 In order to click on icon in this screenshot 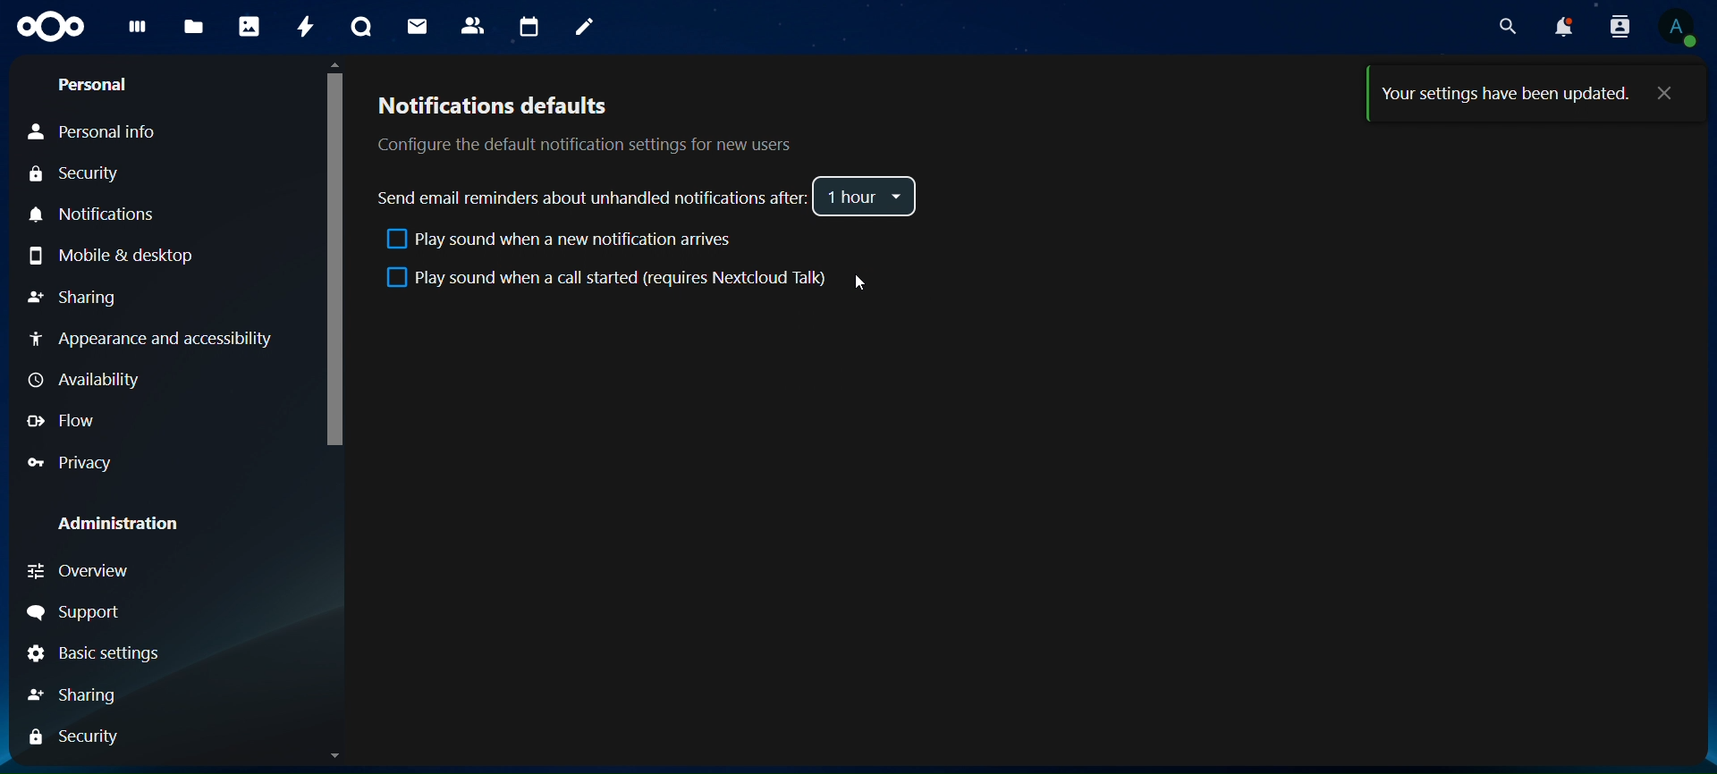, I will do `click(53, 27)`.